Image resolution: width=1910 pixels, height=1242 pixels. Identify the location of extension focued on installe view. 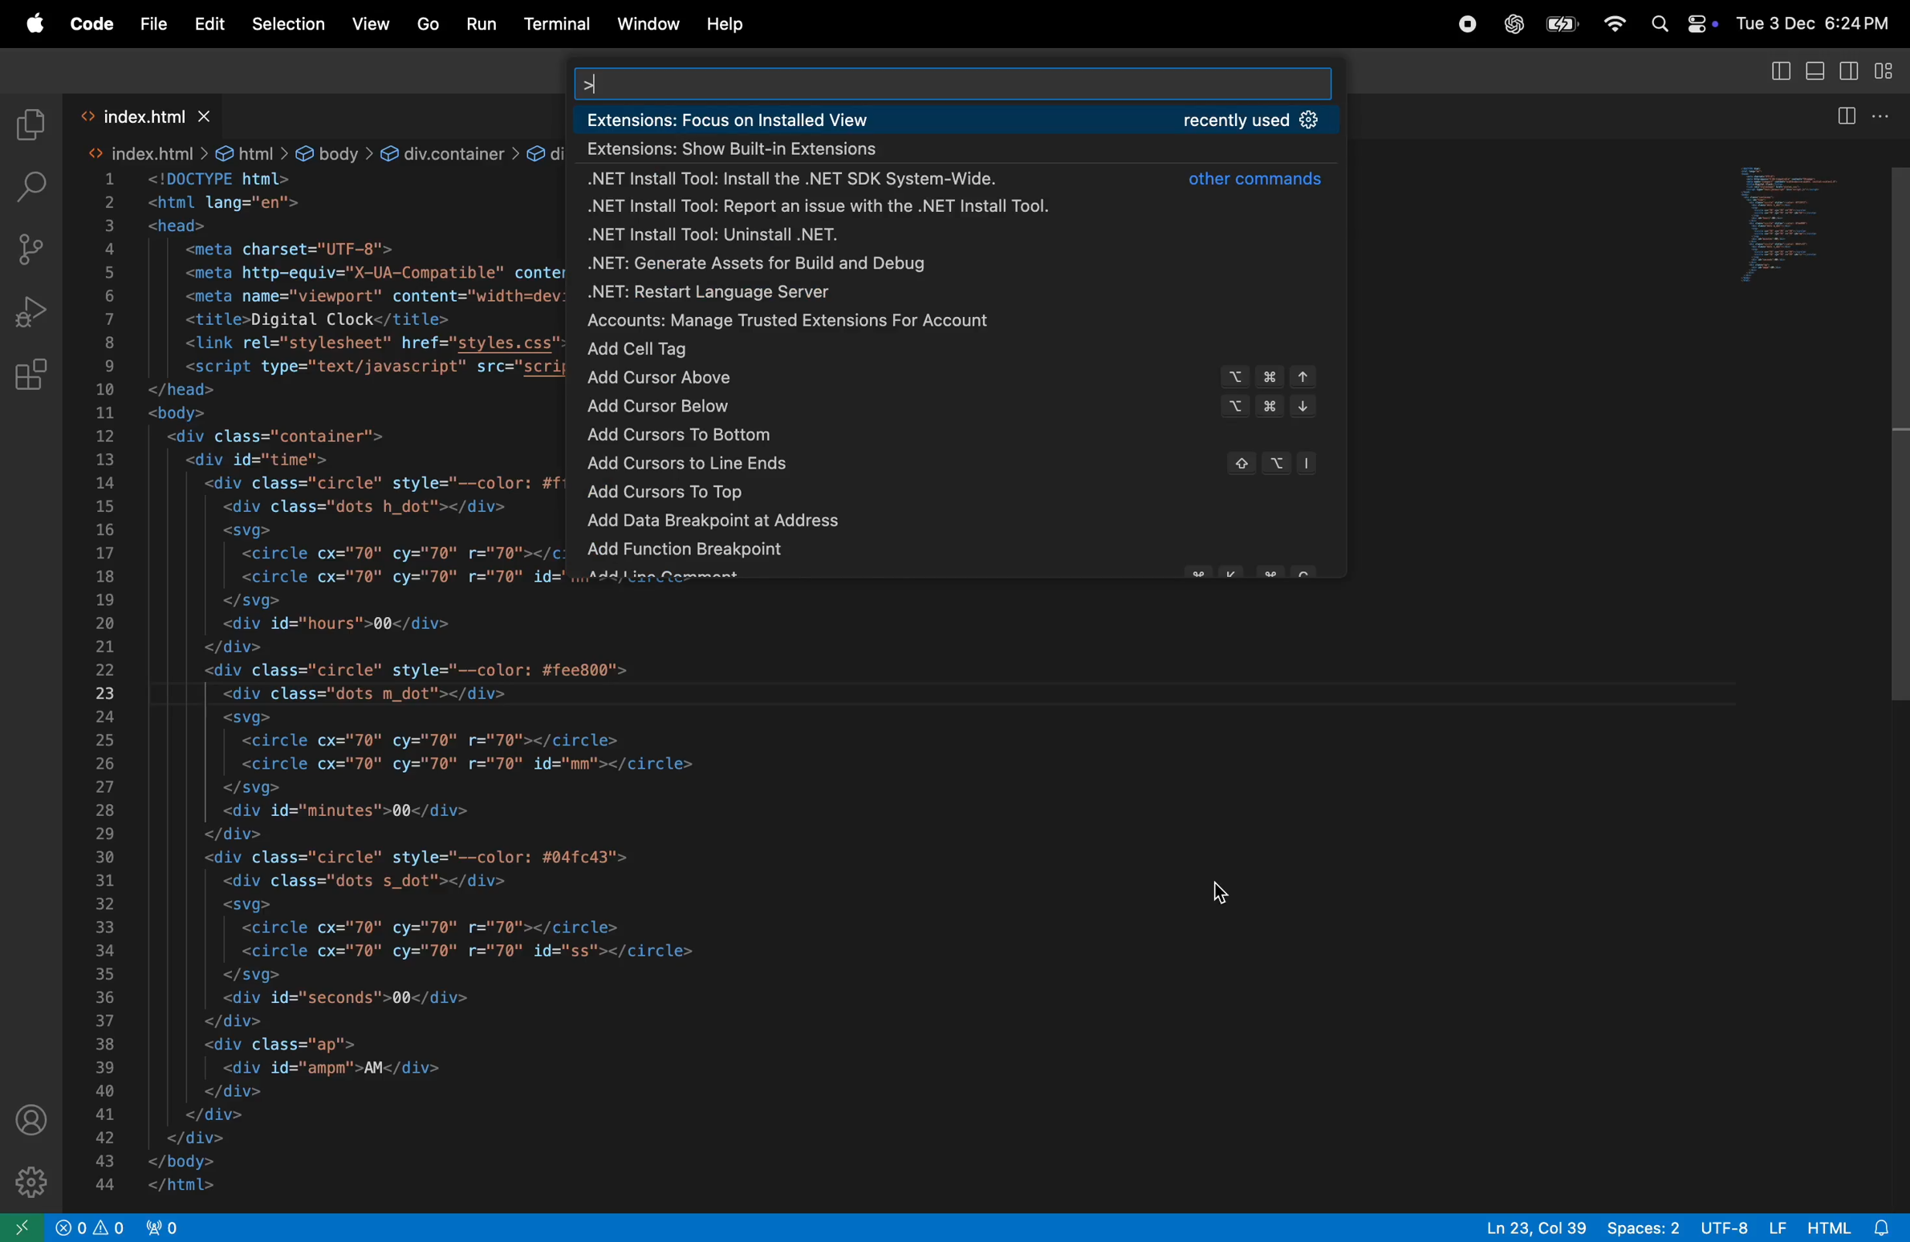
(960, 117).